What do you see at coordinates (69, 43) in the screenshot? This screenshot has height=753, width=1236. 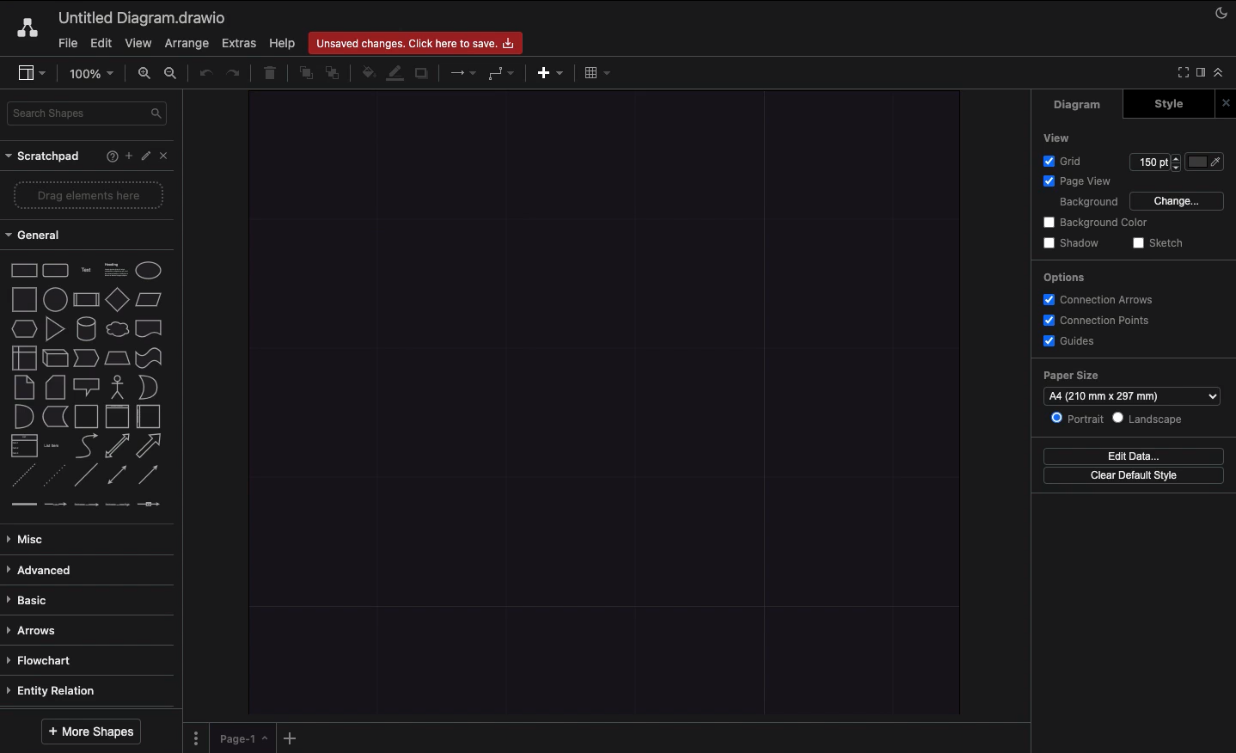 I see `File` at bounding box center [69, 43].